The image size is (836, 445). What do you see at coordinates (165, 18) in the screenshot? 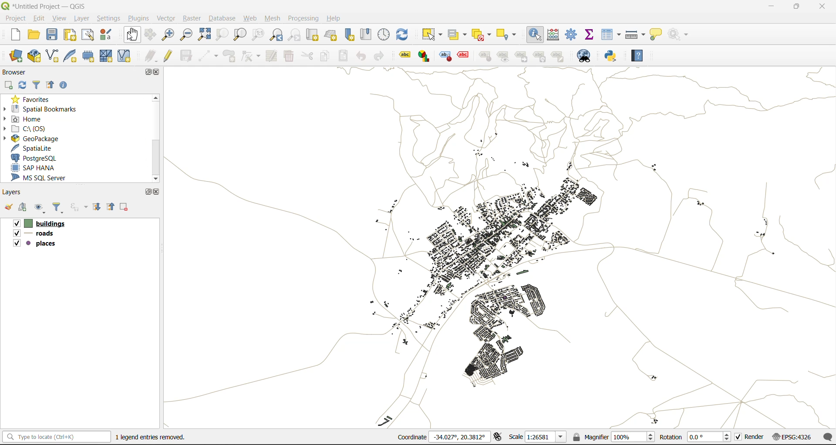
I see `vector` at bounding box center [165, 18].